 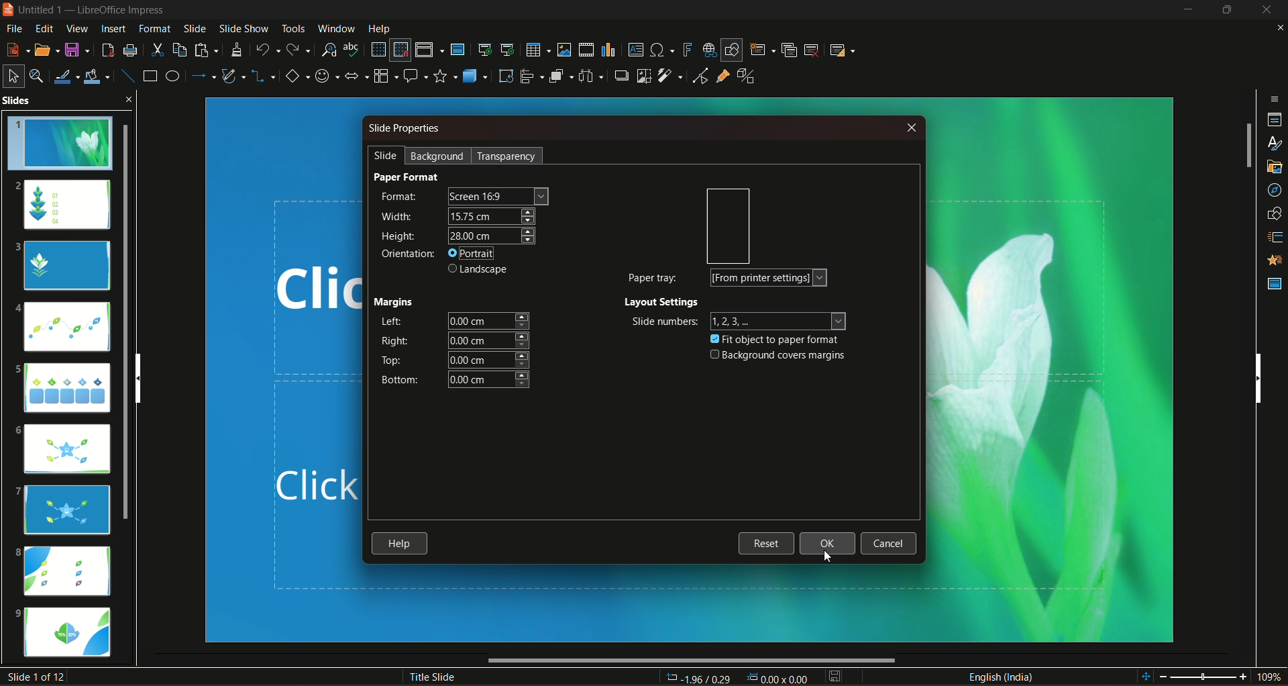 What do you see at coordinates (1273, 283) in the screenshot?
I see `master slides ` at bounding box center [1273, 283].